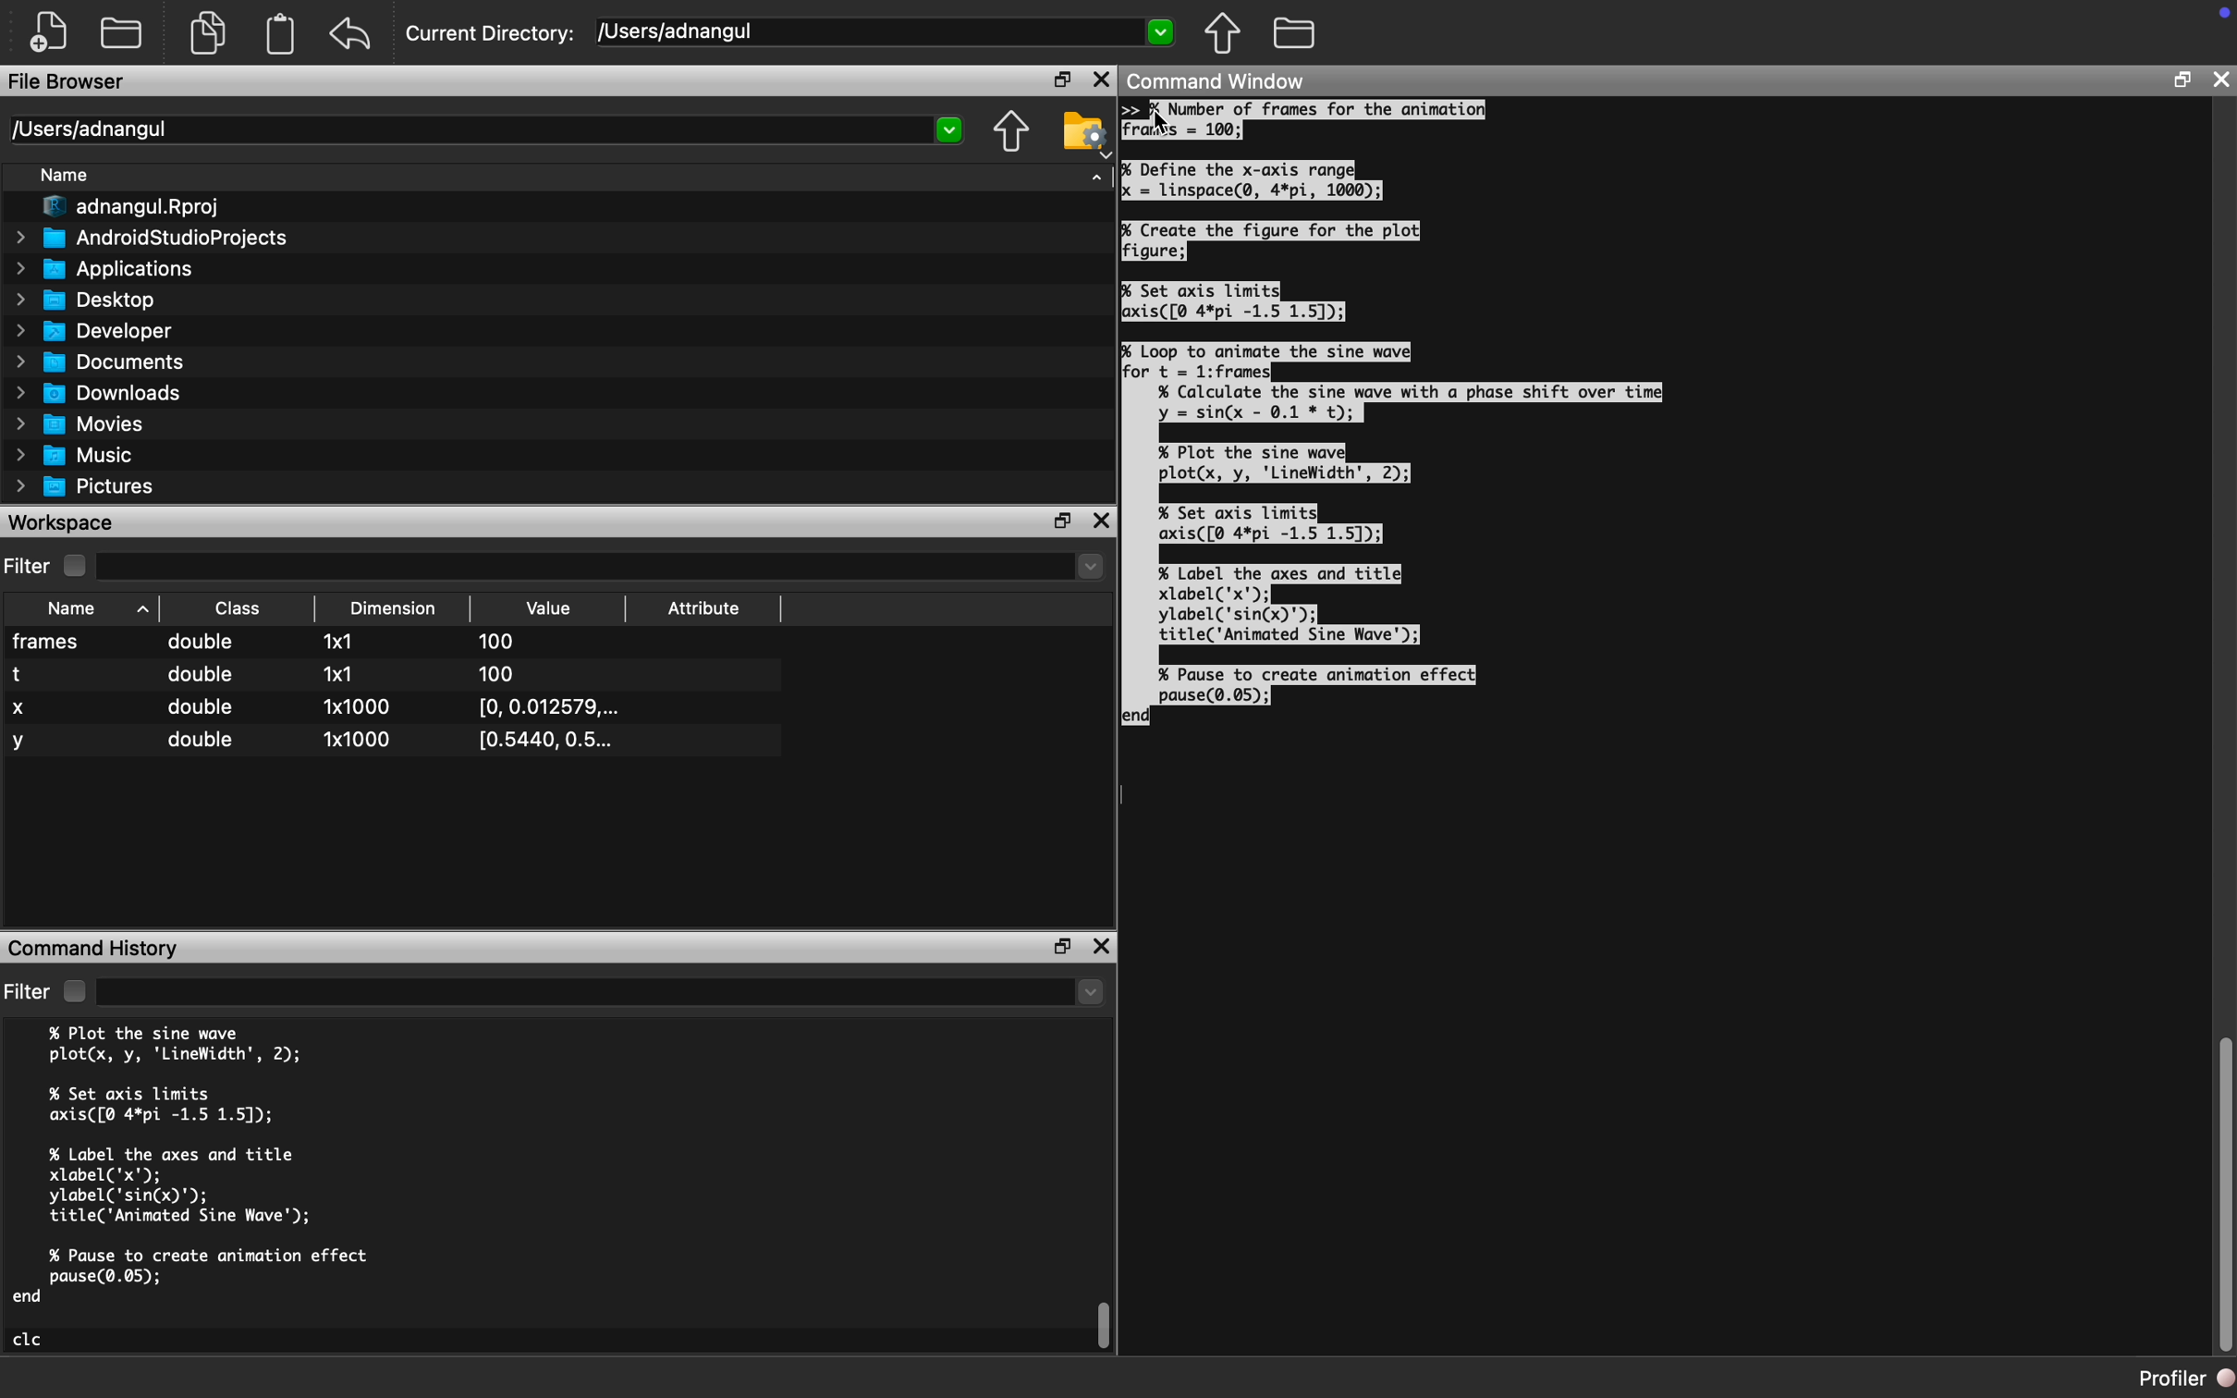 The width and height of the screenshot is (2237, 1398). Describe the element at coordinates (1275, 244) in the screenshot. I see `% Create the figure for the plot]
figure;` at that location.